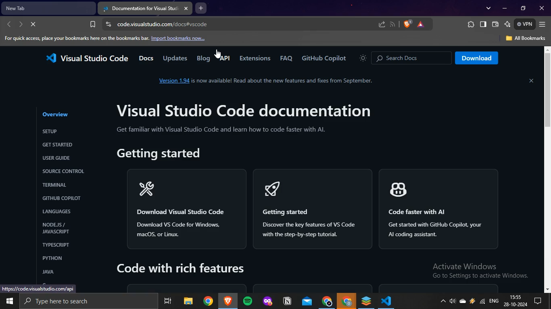  What do you see at coordinates (170, 302) in the screenshot?
I see `task view` at bounding box center [170, 302].